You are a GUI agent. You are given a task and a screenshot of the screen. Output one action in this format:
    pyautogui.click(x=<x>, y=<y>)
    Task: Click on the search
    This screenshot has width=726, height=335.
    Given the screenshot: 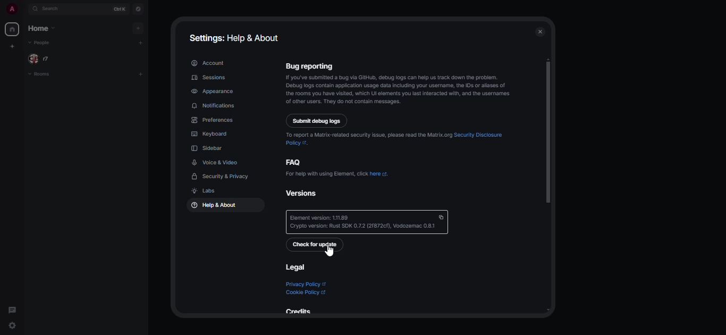 What is the action you would take?
    pyautogui.click(x=50, y=9)
    